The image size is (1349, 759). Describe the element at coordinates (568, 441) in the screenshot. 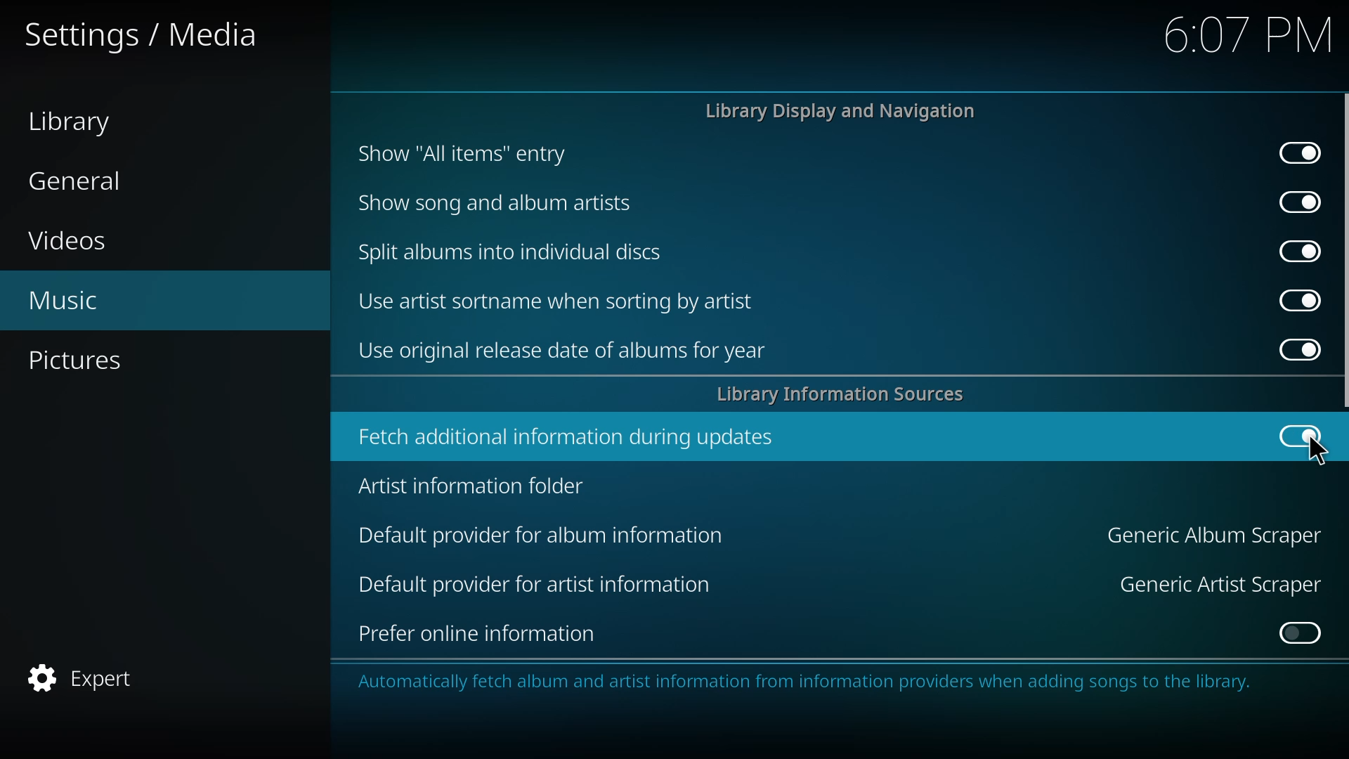

I see `Fetch additional information during updates` at that location.